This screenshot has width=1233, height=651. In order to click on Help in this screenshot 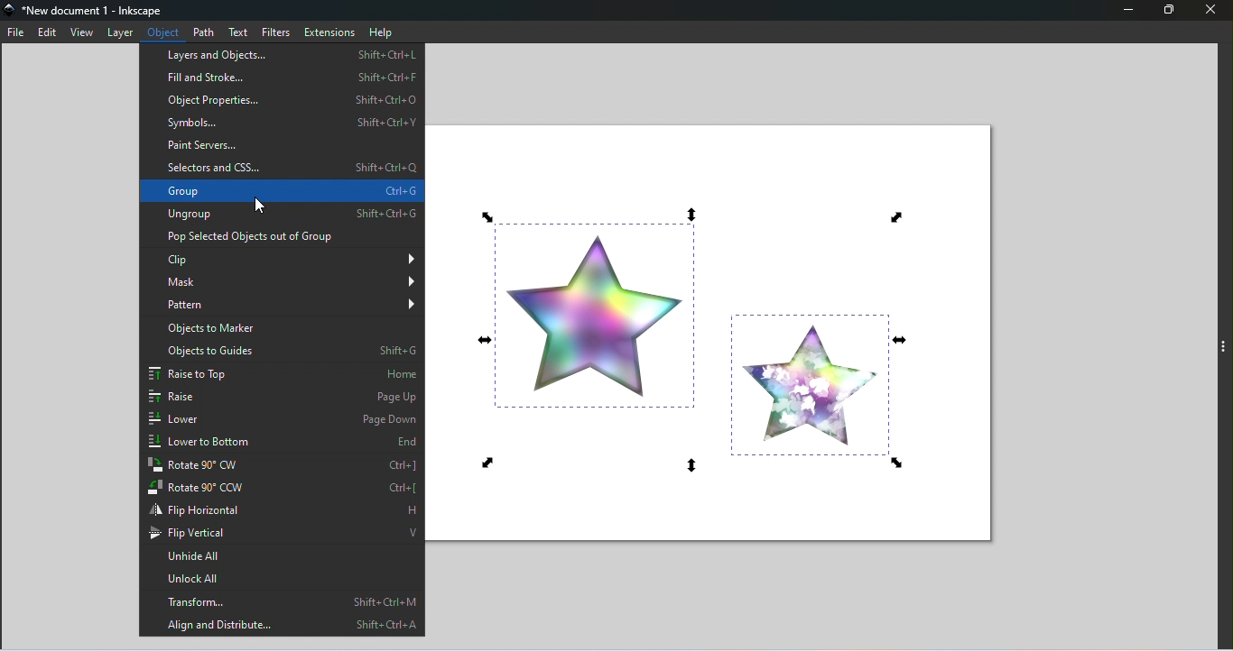, I will do `click(384, 32)`.